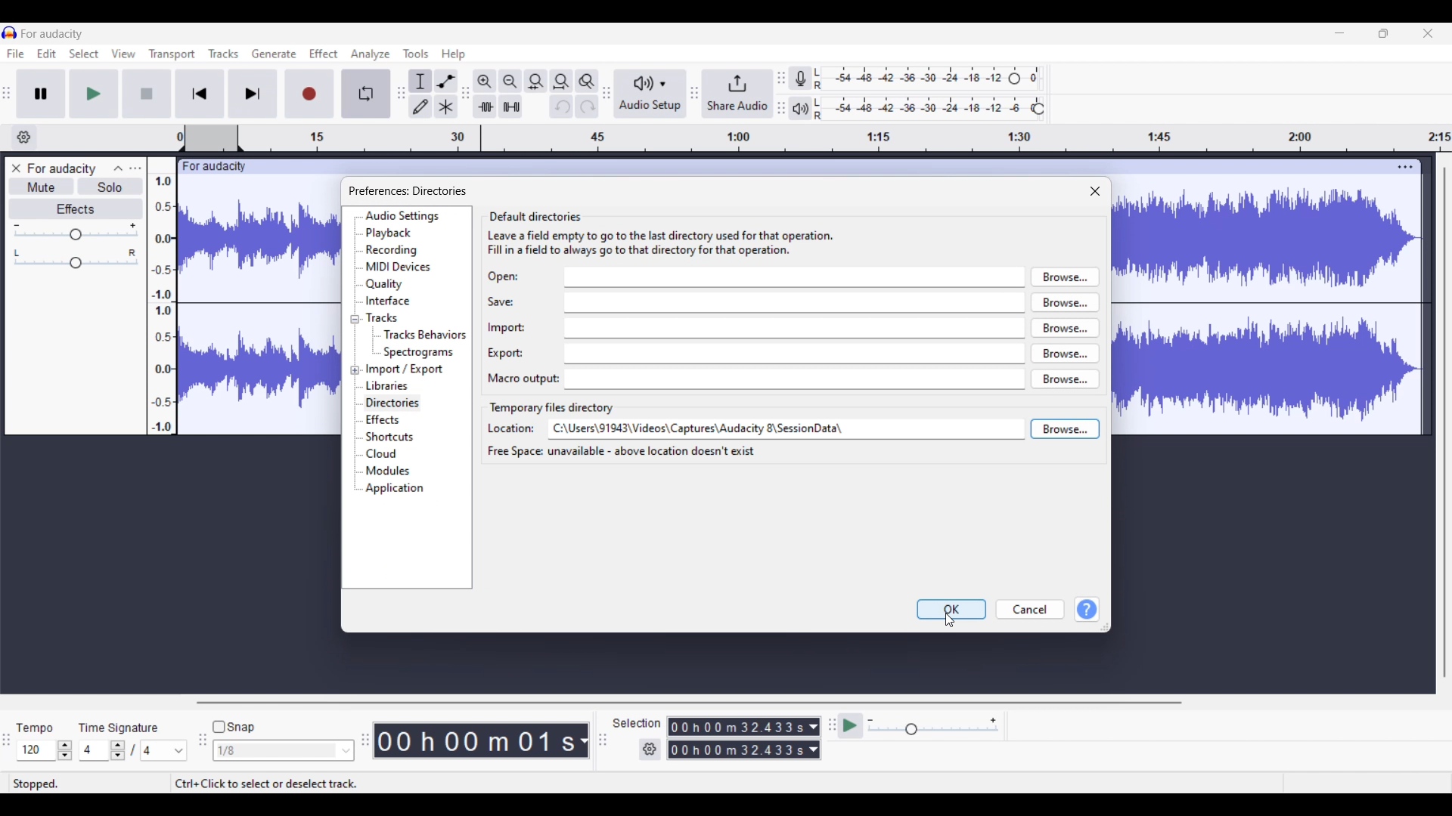 The height and width of the screenshot is (816, 1452). What do you see at coordinates (584, 741) in the screenshot?
I see `Measurement` at bounding box center [584, 741].